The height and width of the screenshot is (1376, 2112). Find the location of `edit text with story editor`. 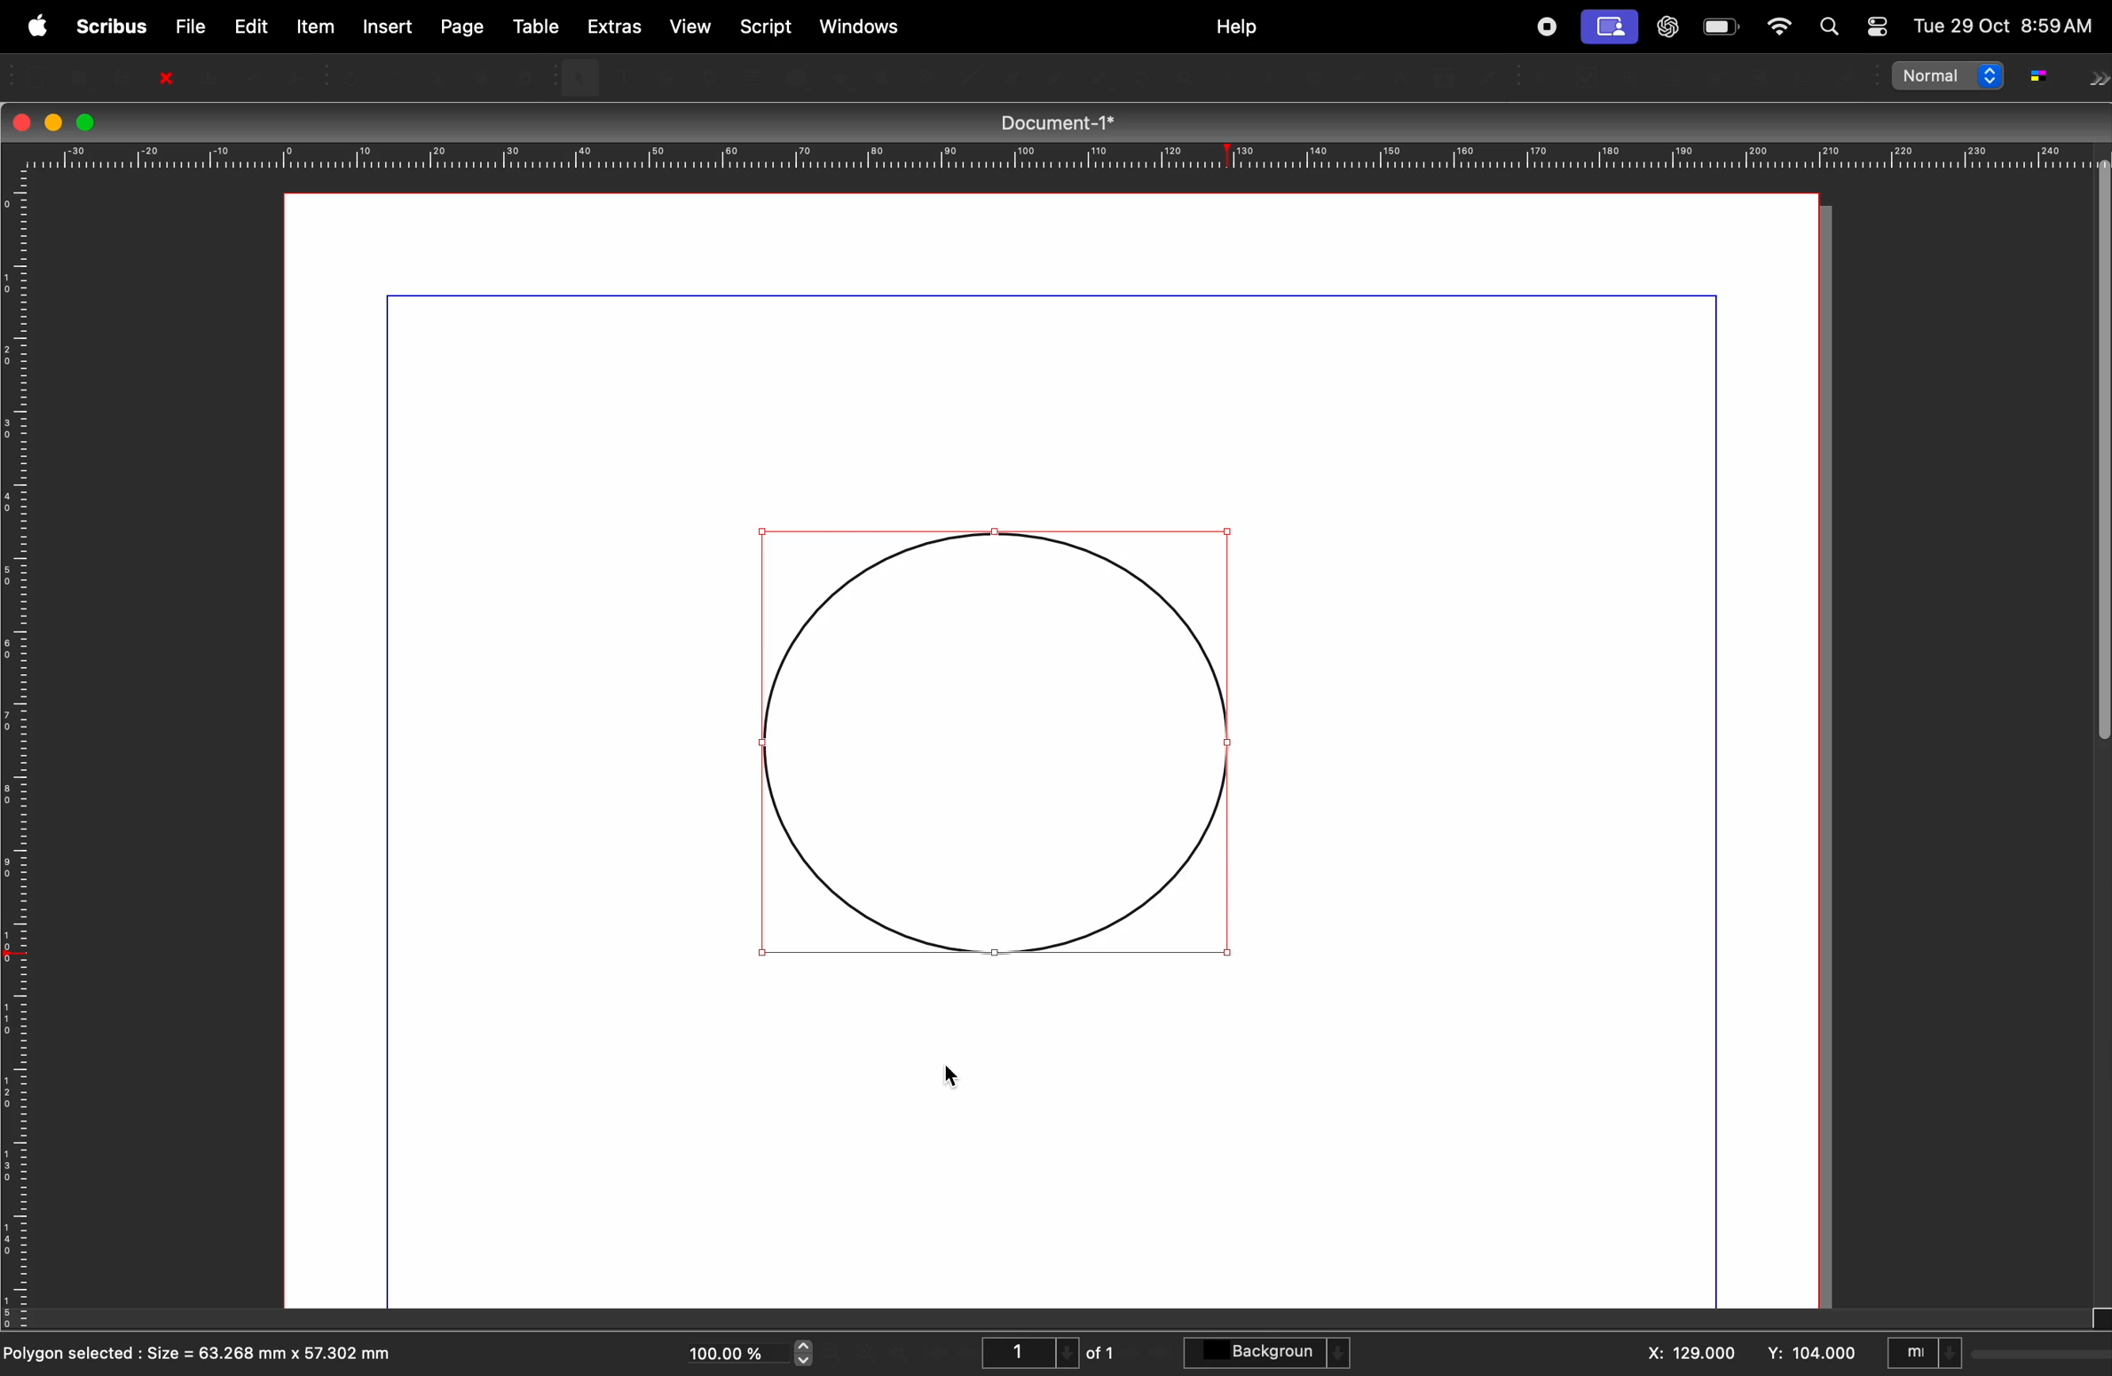

edit text with story editor is located at coordinates (1270, 77).